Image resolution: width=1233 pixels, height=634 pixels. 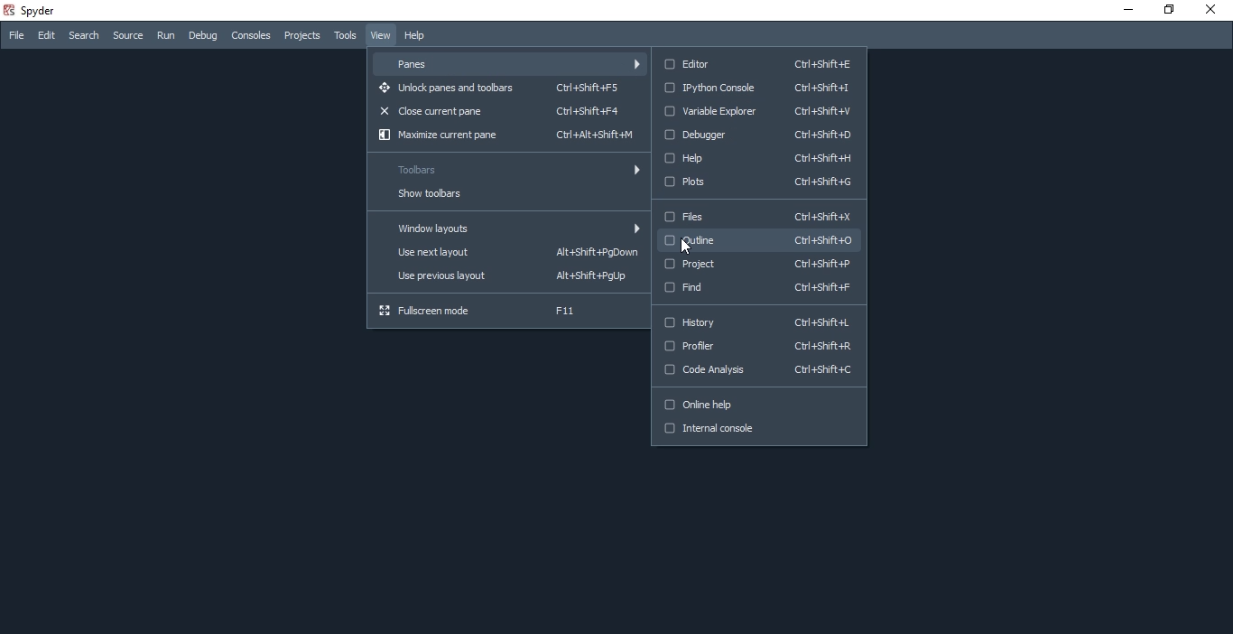 I want to click on Panes, so click(x=511, y=61).